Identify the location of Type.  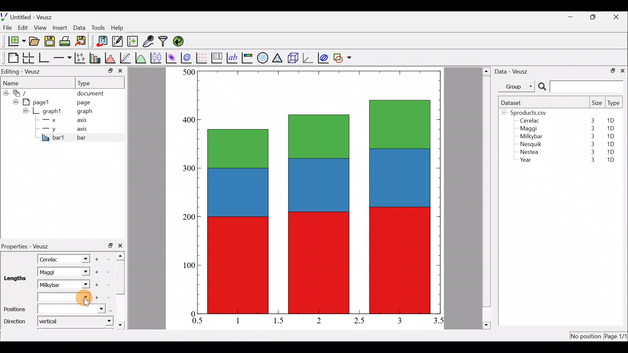
(614, 105).